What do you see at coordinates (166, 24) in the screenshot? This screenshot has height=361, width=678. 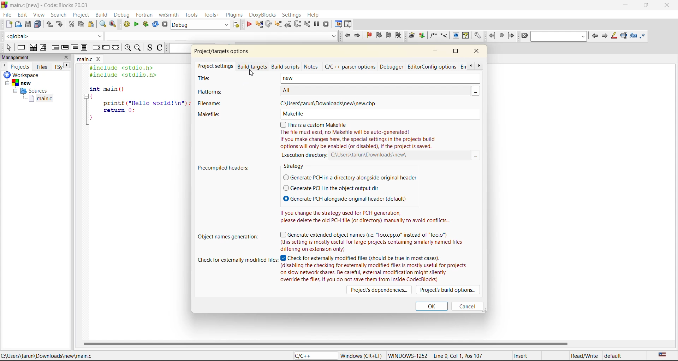 I see `abort` at bounding box center [166, 24].